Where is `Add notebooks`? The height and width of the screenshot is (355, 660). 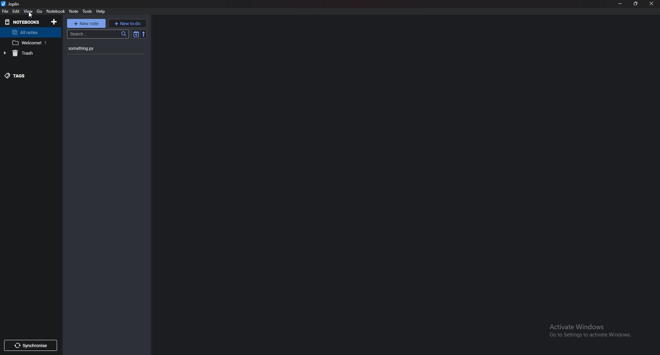
Add notebooks is located at coordinates (55, 22).